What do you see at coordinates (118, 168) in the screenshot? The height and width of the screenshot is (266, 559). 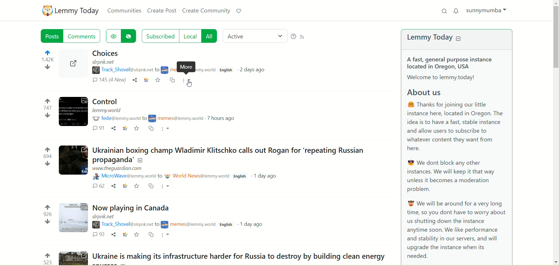 I see `URL` at bounding box center [118, 168].